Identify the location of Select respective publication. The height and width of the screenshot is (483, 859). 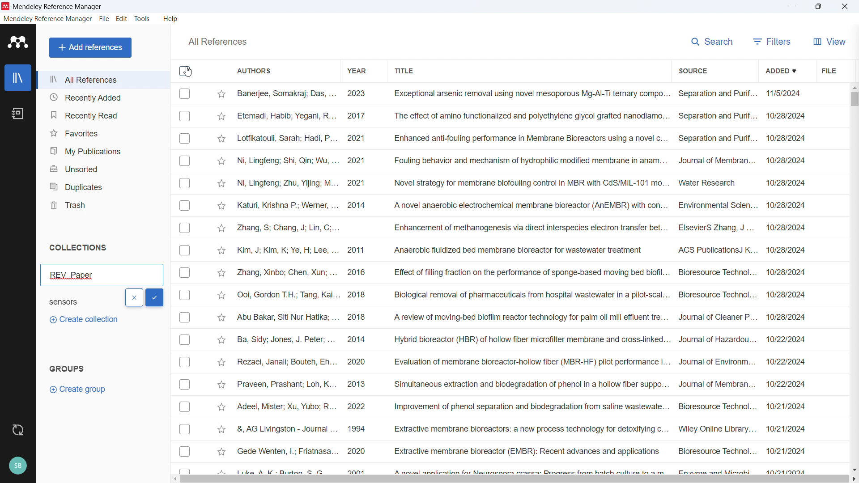
(185, 385).